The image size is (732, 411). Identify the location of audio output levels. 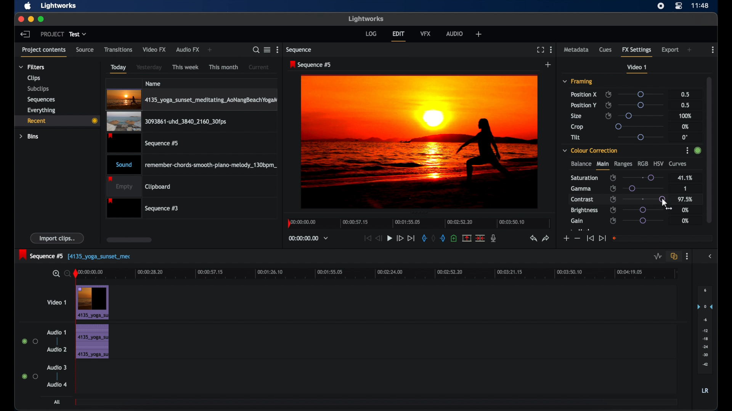
(705, 330).